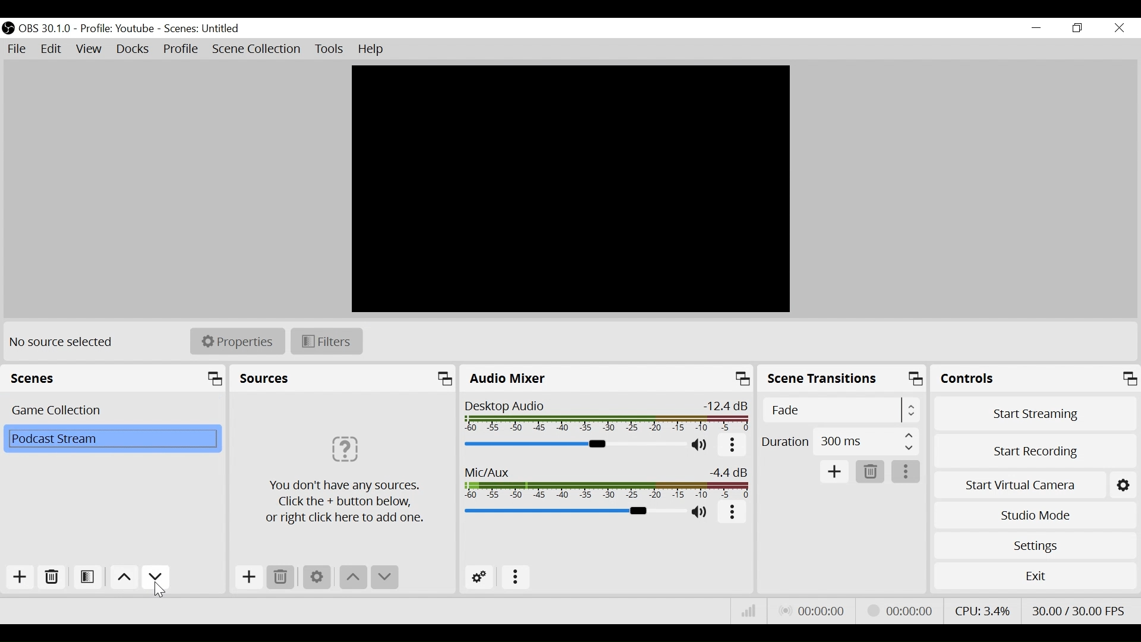 The height and width of the screenshot is (642, 1141). What do you see at coordinates (17, 48) in the screenshot?
I see `File` at bounding box center [17, 48].